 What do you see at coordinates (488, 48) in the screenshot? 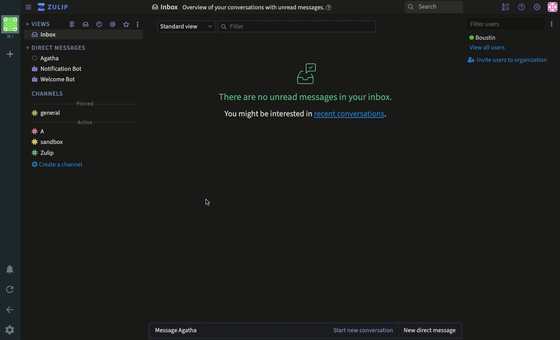
I see `View all users` at bounding box center [488, 48].